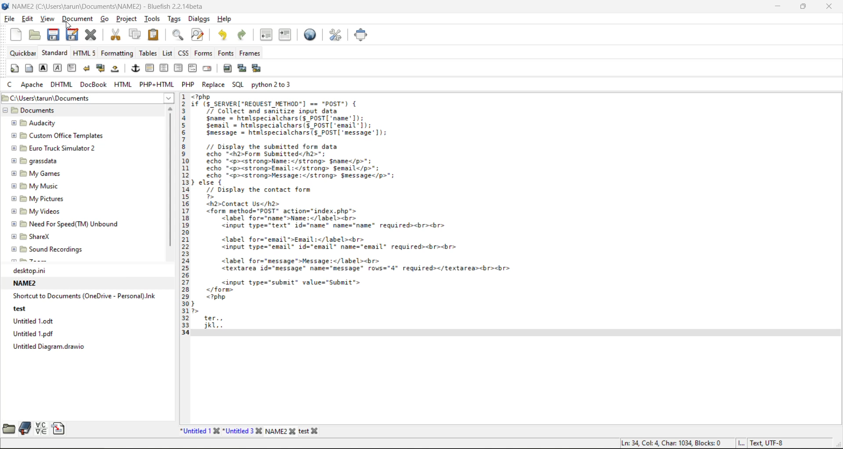 This screenshot has width=843, height=449. I want to click on indent, so click(285, 34).